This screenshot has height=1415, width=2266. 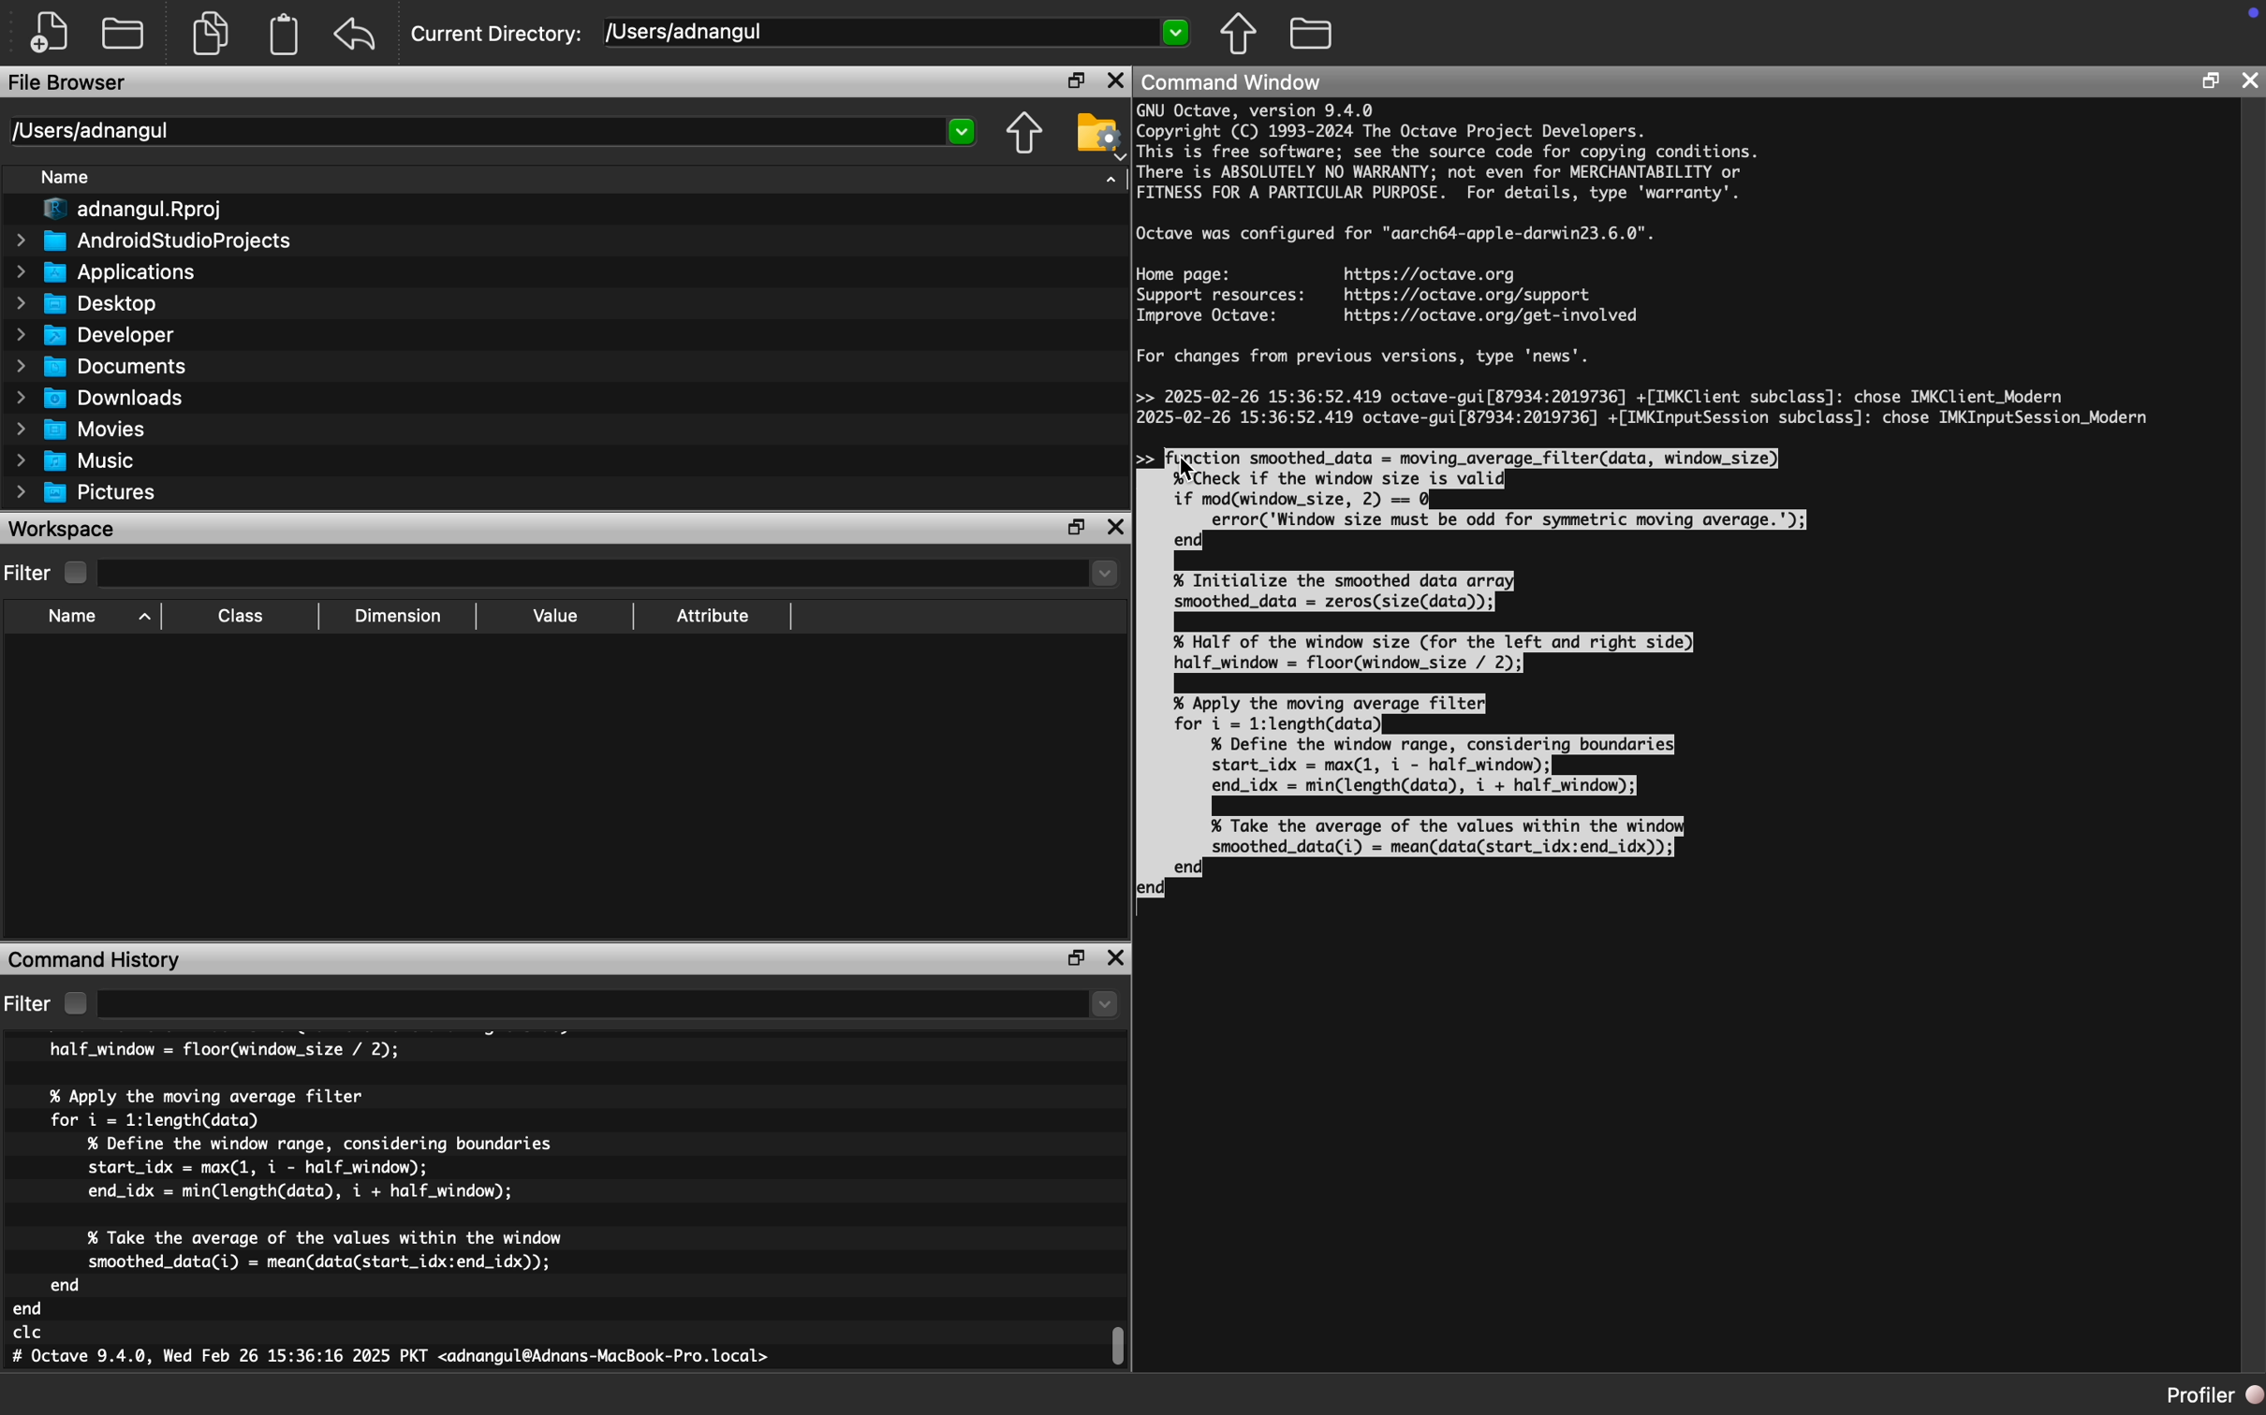 What do you see at coordinates (125, 34) in the screenshot?
I see `Open Folder` at bounding box center [125, 34].